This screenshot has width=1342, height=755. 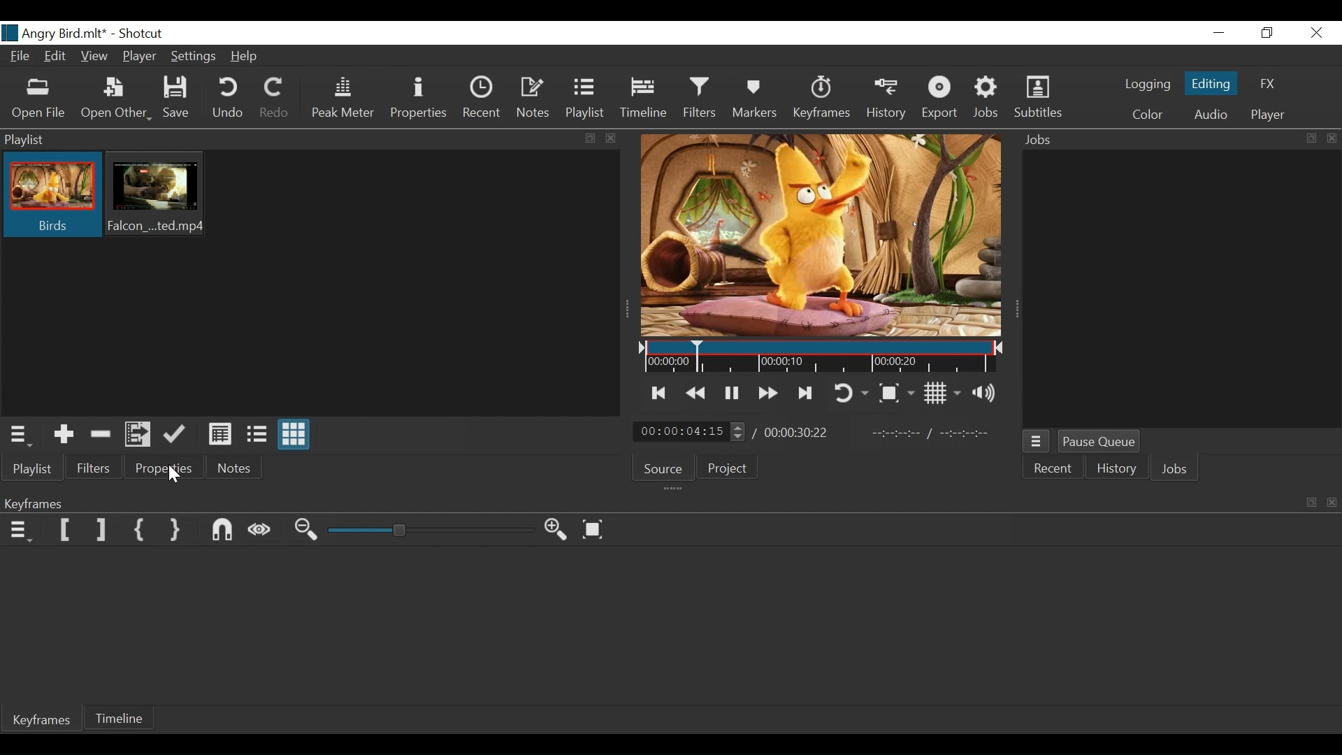 What do you see at coordinates (117, 100) in the screenshot?
I see `Open Other` at bounding box center [117, 100].